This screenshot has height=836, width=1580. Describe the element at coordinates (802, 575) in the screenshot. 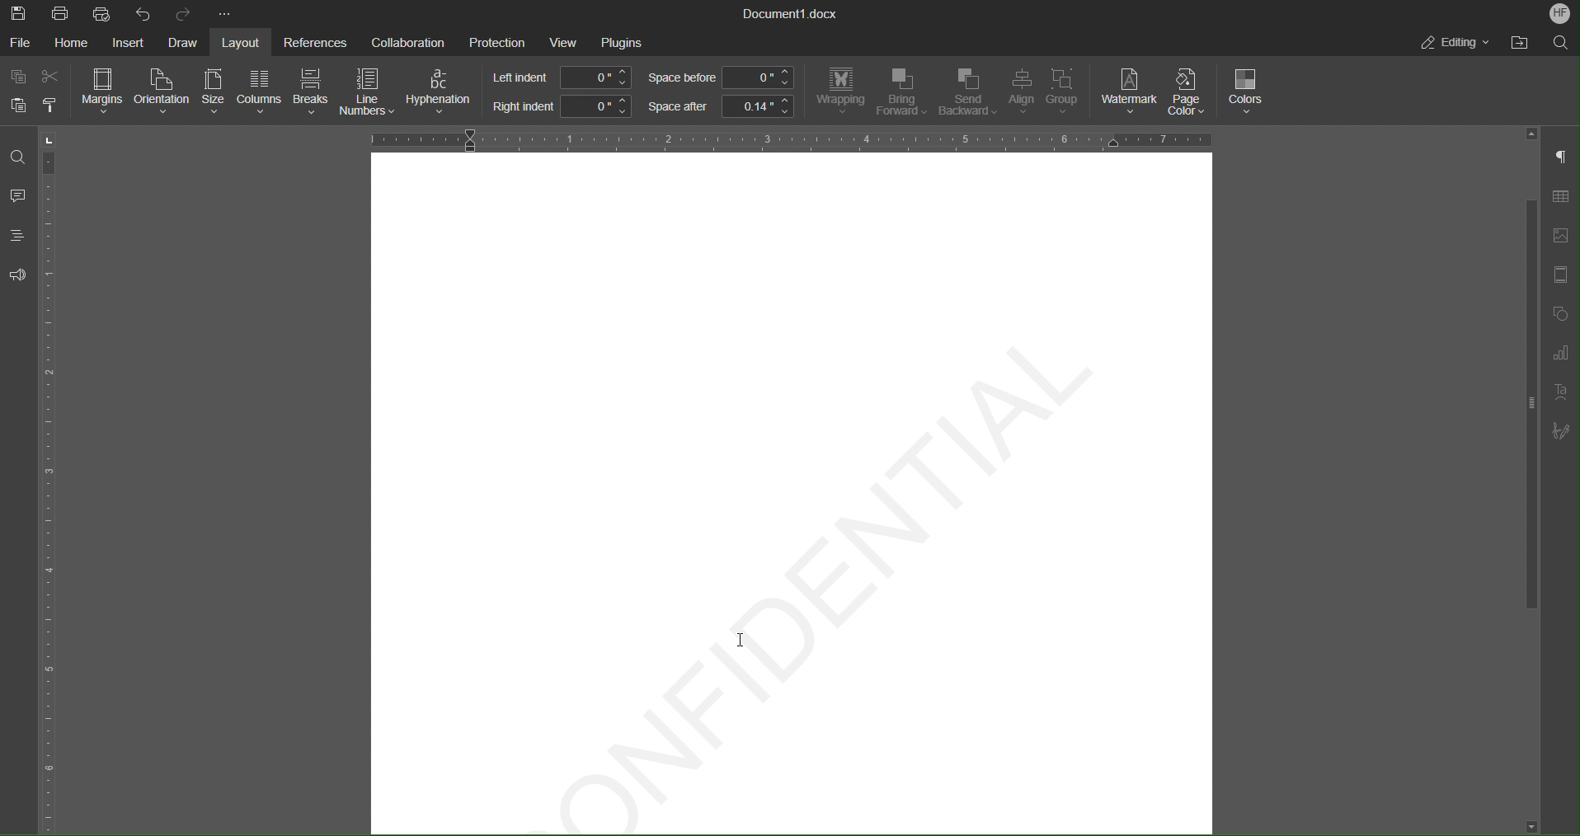

I see `Confidential Watermark` at that location.